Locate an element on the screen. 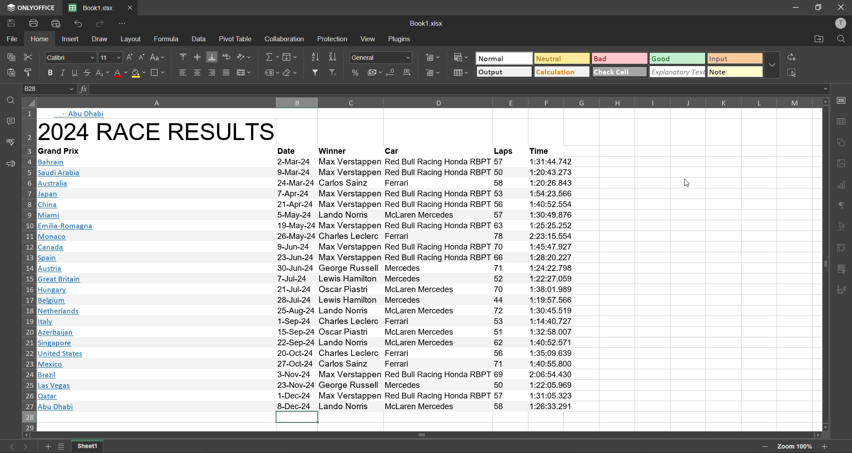  slicer is located at coordinates (844, 270).